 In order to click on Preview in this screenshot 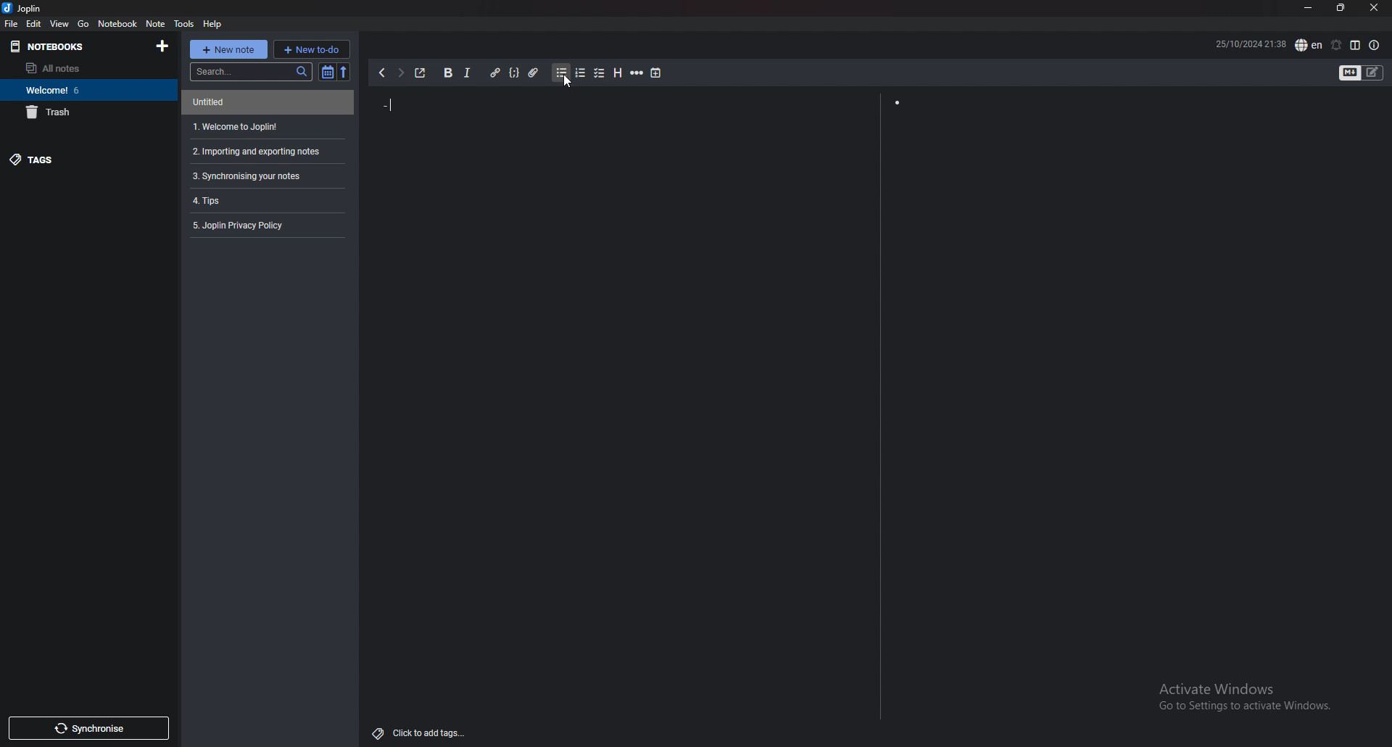, I will do `click(1131, 226)`.